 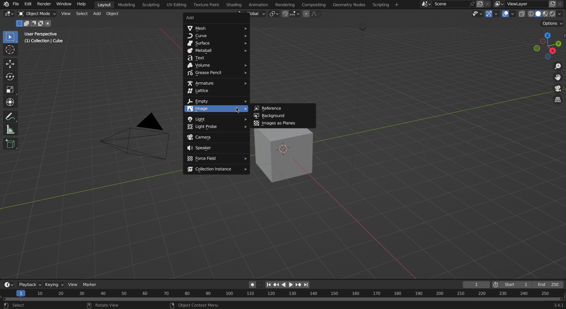 I want to click on Proportional Editing, so click(x=314, y=14).